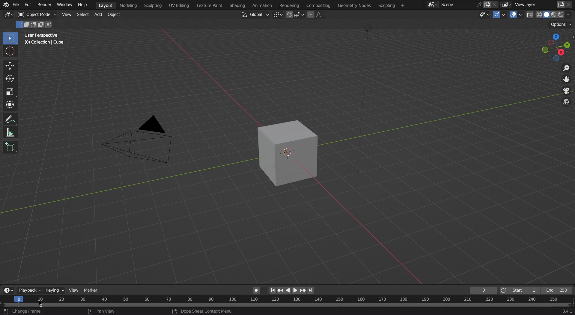 This screenshot has height=315, width=575. I want to click on Scale, so click(10, 91).